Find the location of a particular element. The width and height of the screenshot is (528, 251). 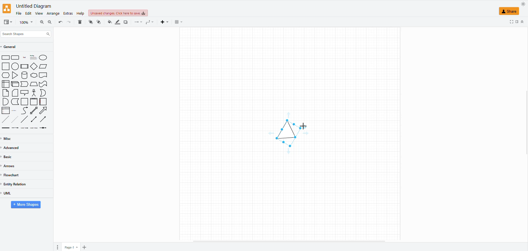

arrange is located at coordinates (53, 13).